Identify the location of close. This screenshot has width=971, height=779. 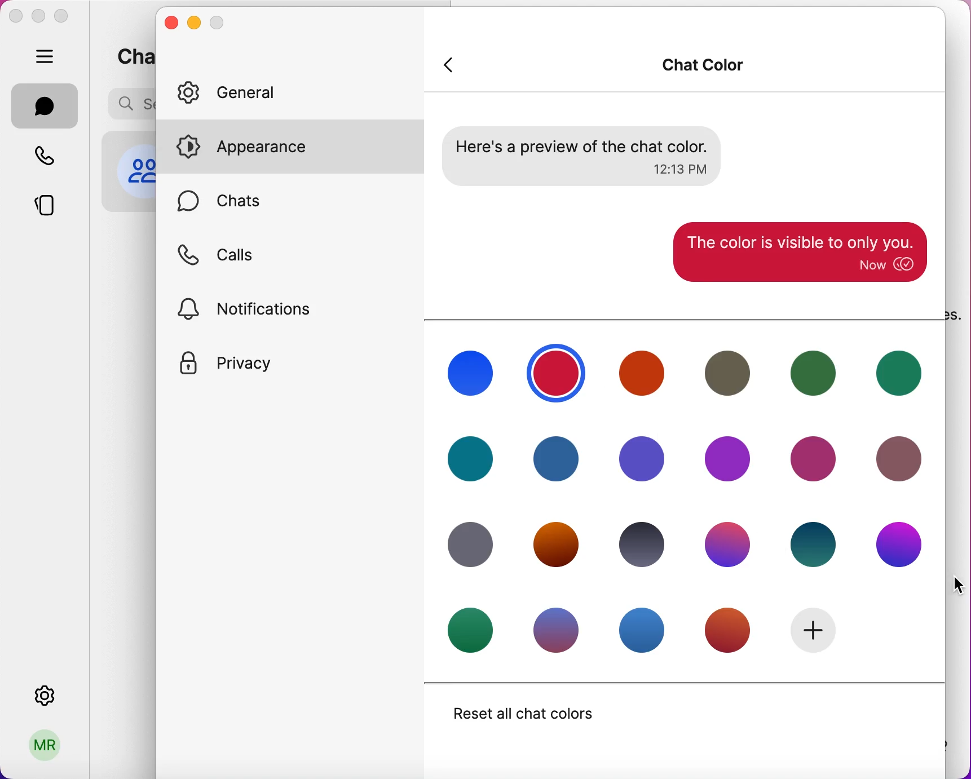
(173, 23).